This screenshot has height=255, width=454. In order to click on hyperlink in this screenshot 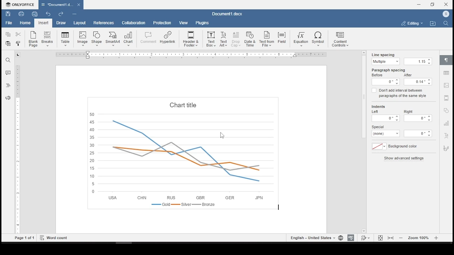, I will do `click(167, 38)`.